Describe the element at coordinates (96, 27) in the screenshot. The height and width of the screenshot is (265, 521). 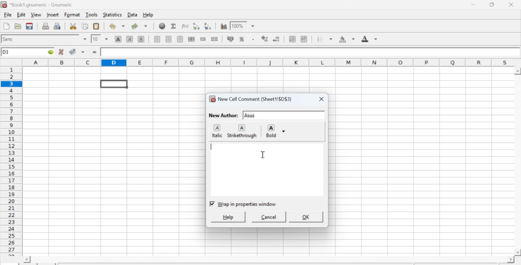
I see `Paste` at that location.